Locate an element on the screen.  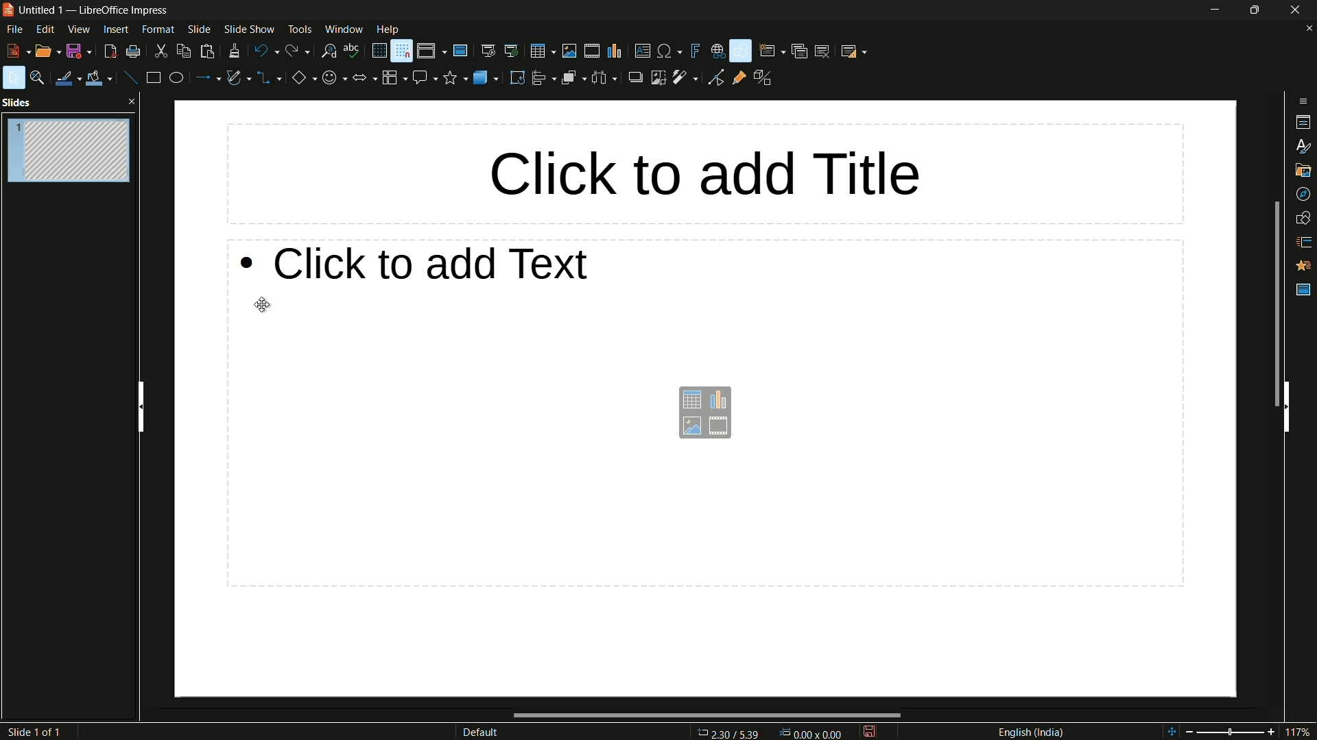
gallery is located at coordinates (1302, 169).